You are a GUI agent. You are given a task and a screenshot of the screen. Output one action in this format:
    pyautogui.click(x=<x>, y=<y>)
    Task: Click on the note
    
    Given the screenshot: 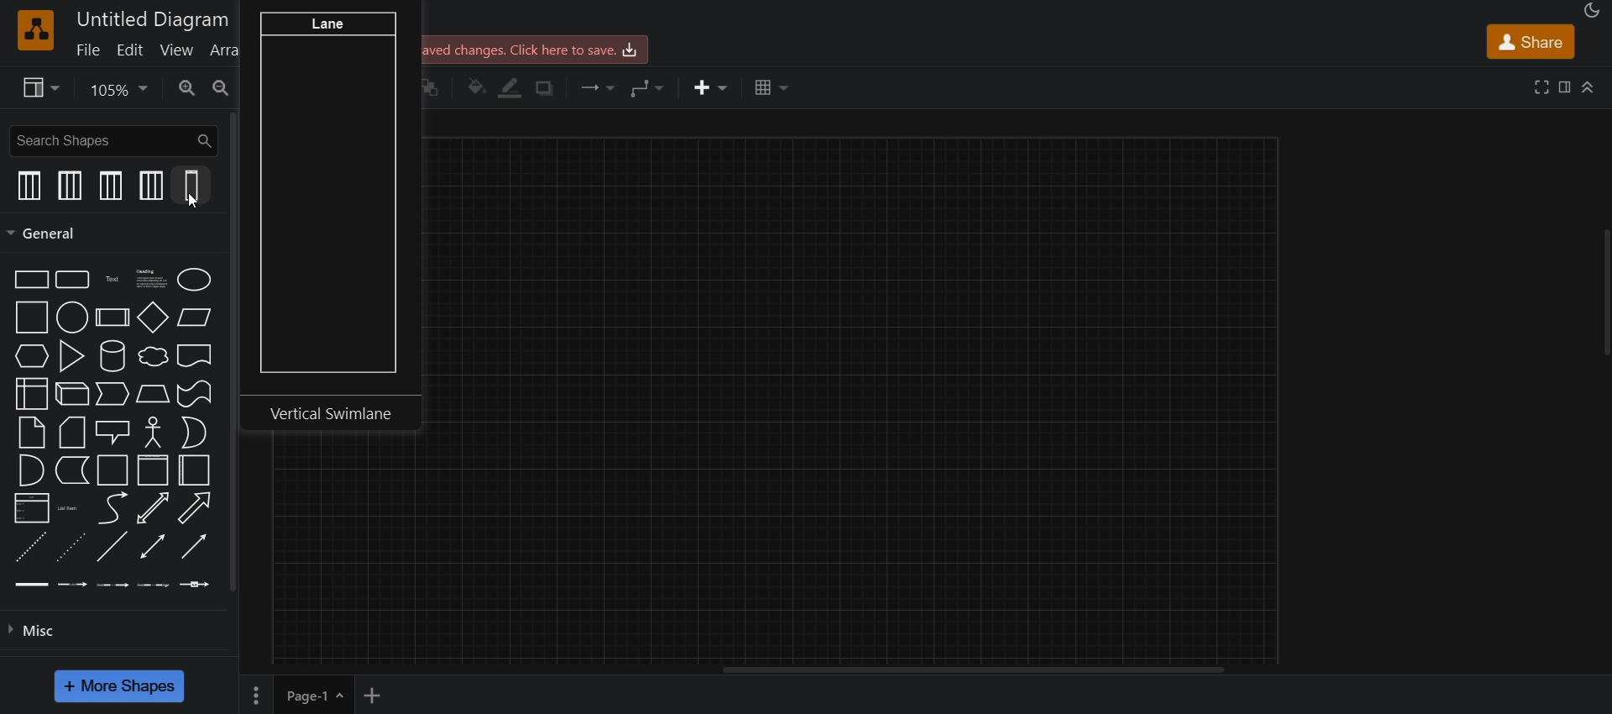 What is the action you would take?
    pyautogui.click(x=33, y=433)
    